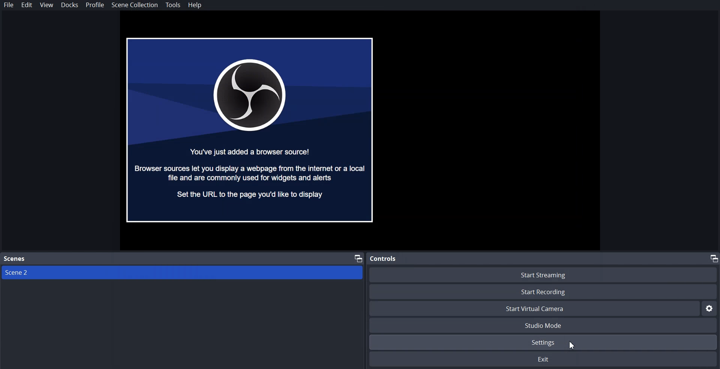  What do you see at coordinates (250, 129) in the screenshot?
I see `File Preview window` at bounding box center [250, 129].